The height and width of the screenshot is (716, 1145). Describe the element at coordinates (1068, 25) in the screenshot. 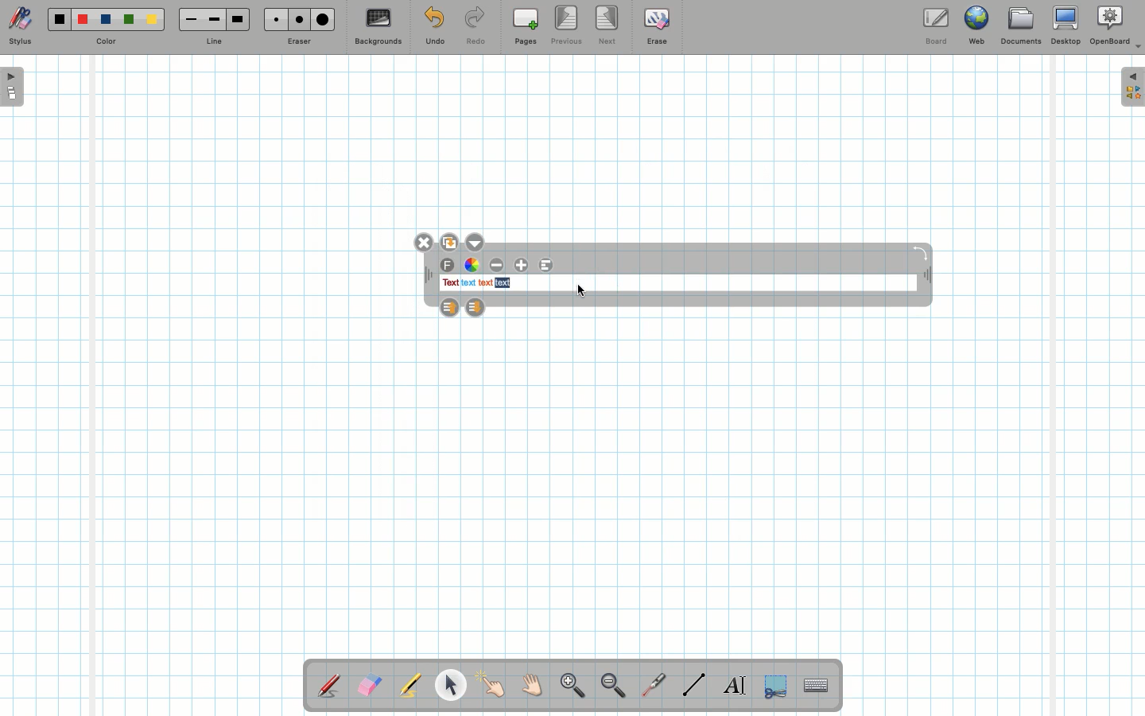

I see `Desktop` at that location.